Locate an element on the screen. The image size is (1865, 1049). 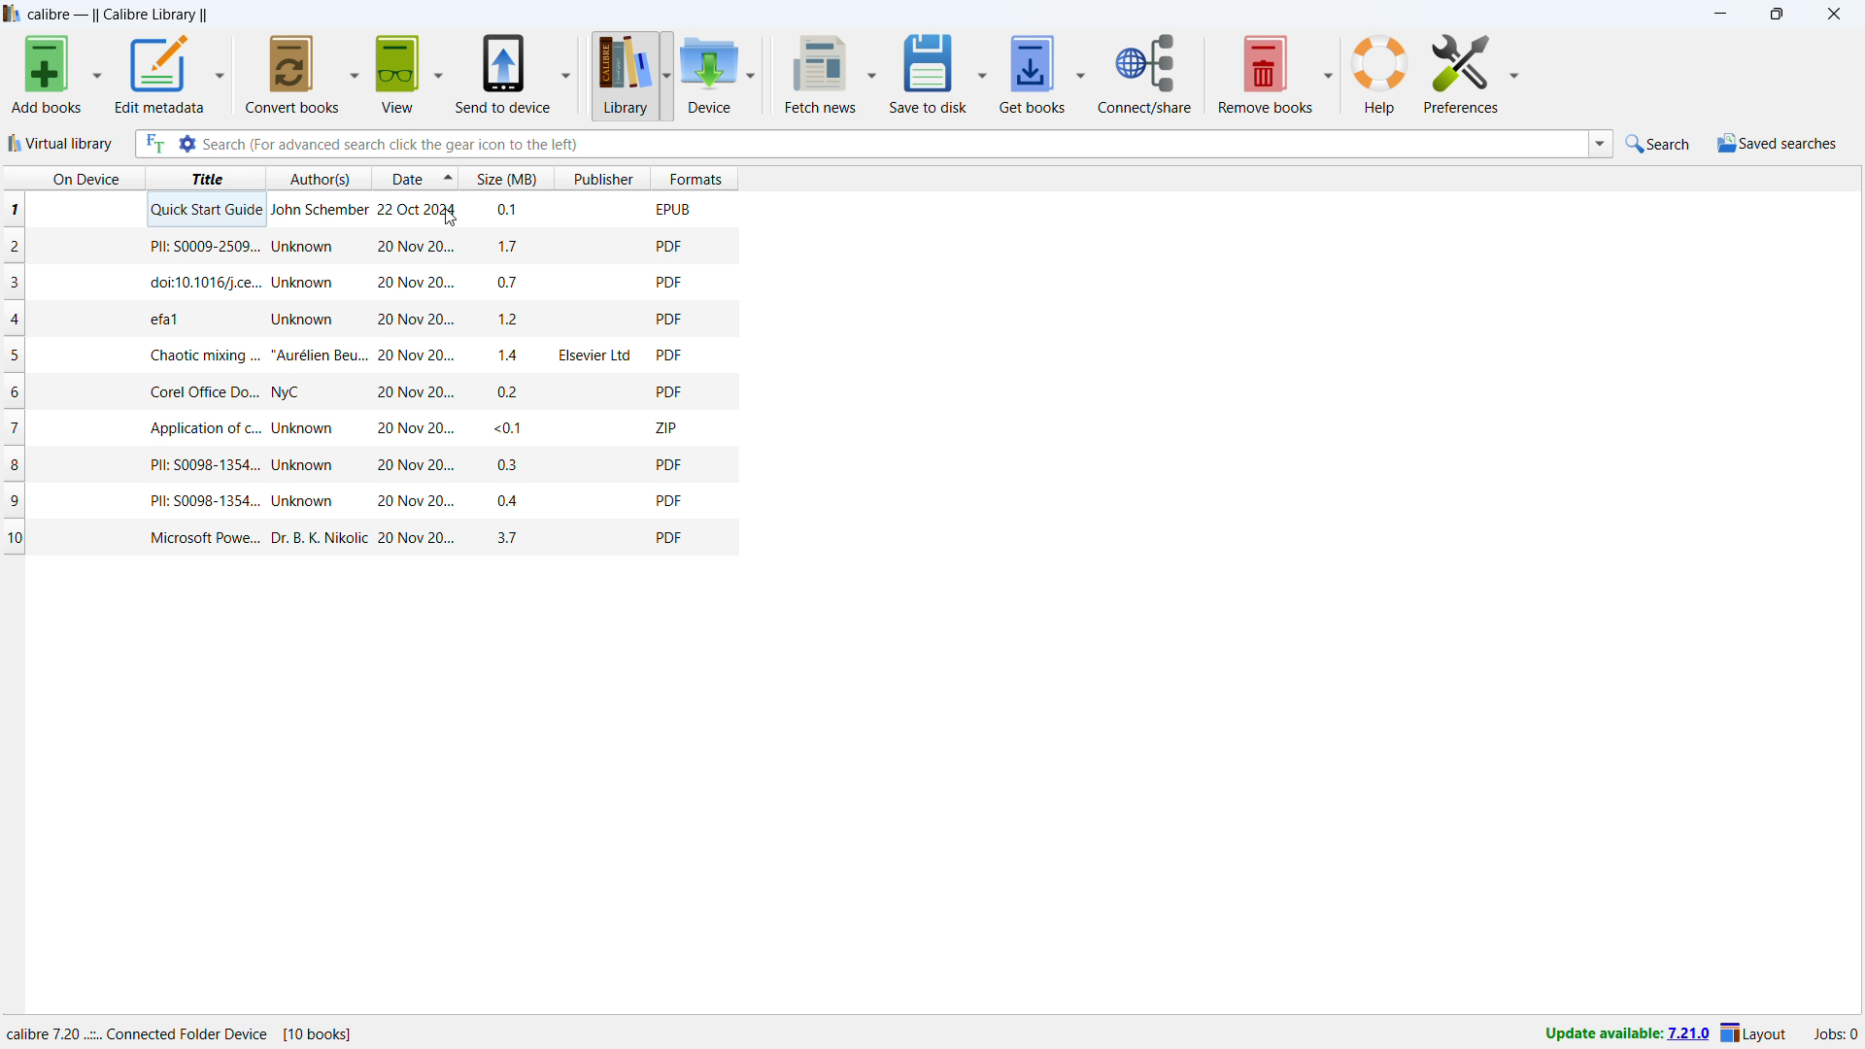
sort by authors is located at coordinates (319, 179).